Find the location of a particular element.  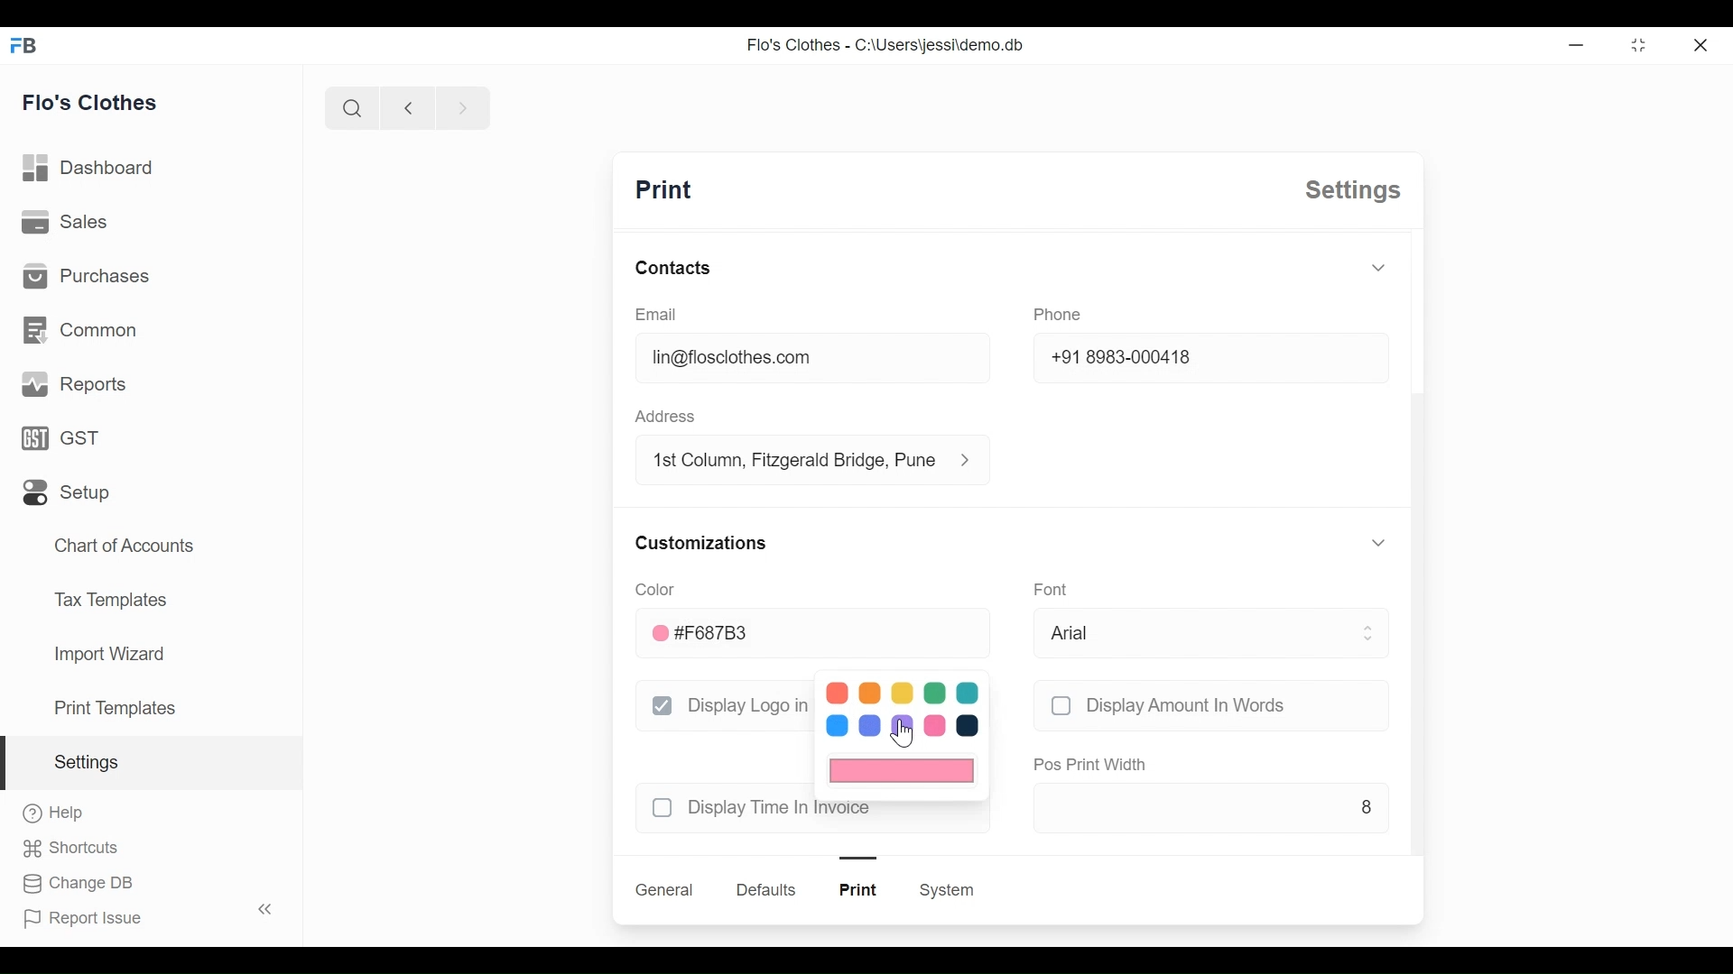

address is located at coordinates (664, 417).